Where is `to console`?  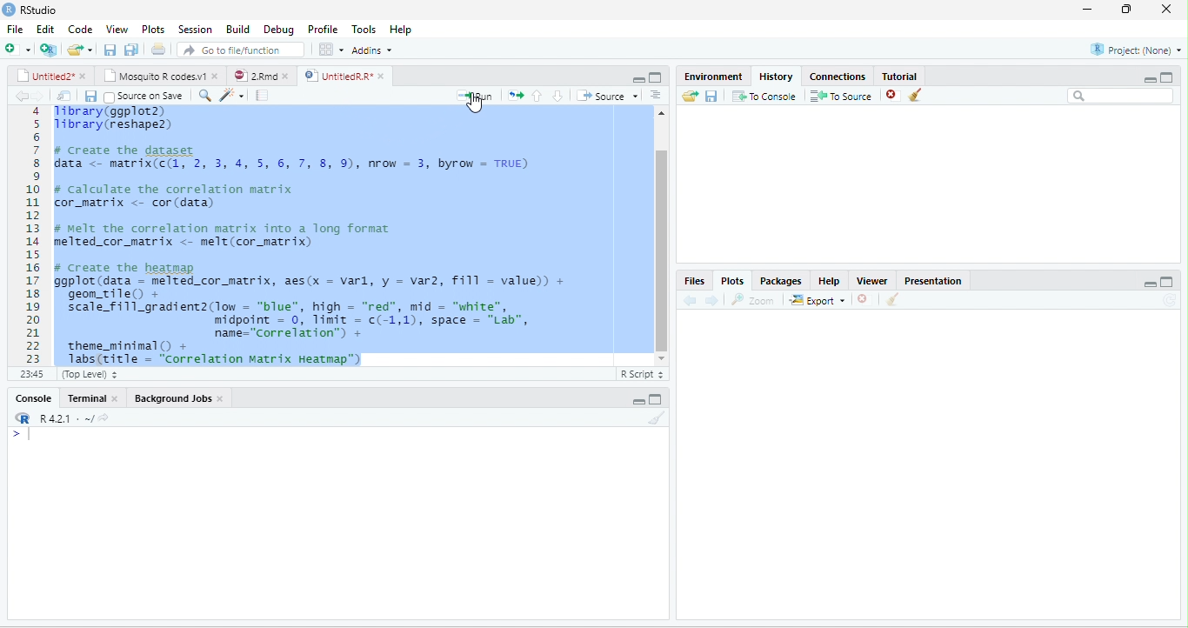 to console is located at coordinates (765, 97).